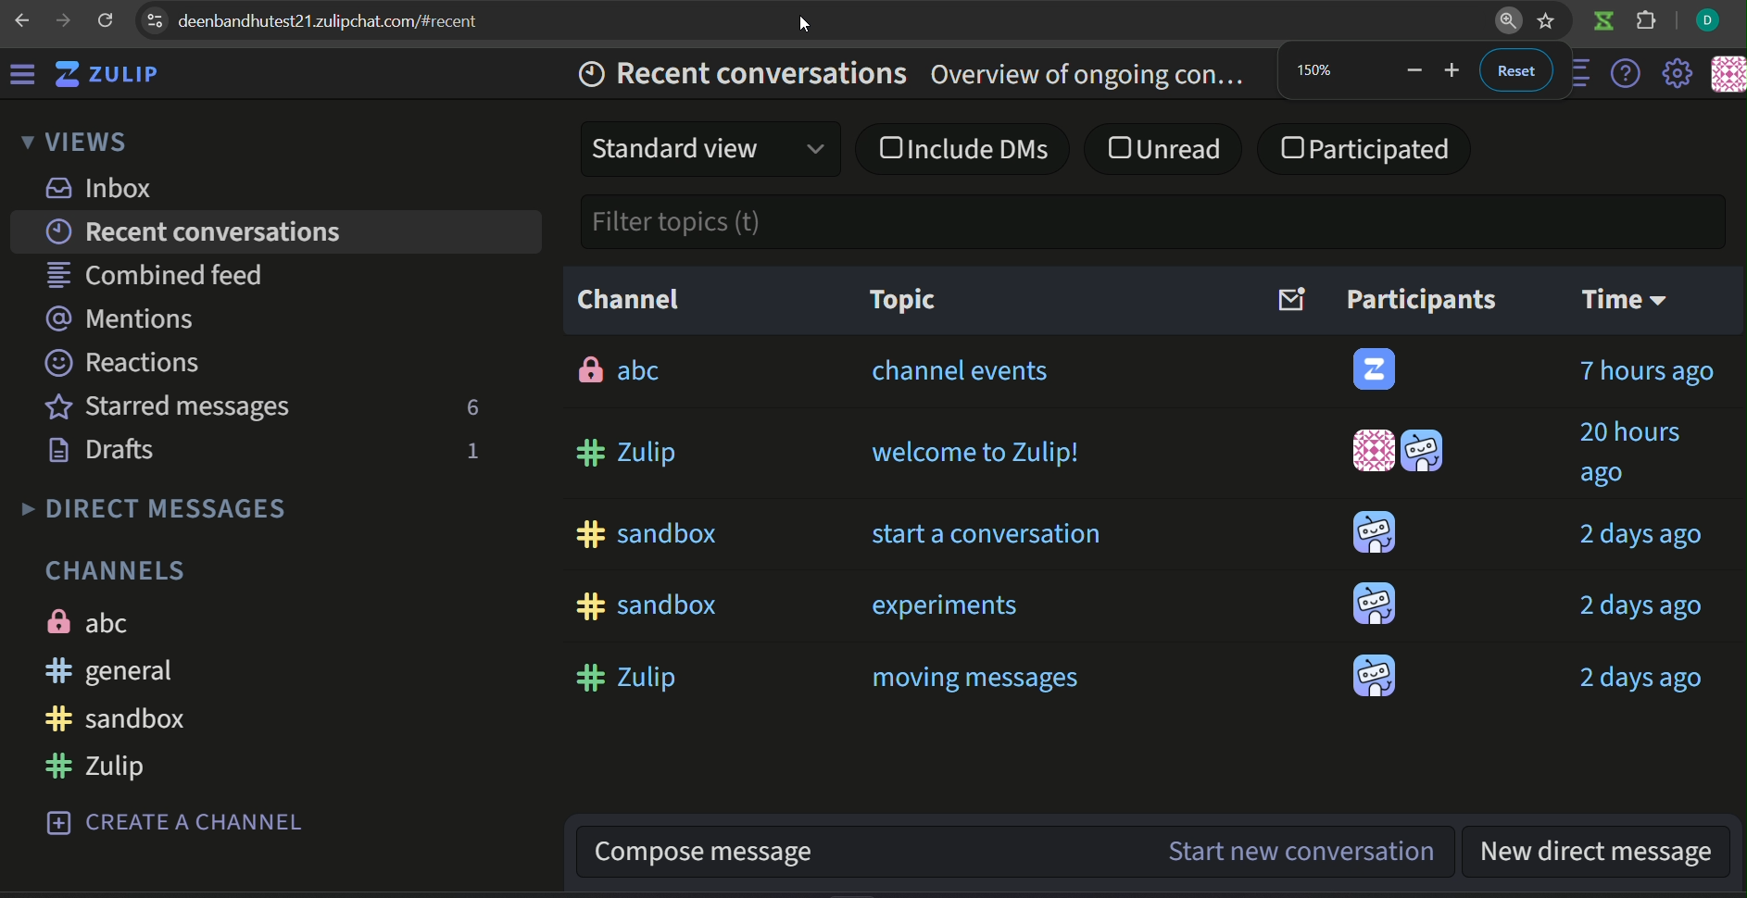  Describe the element at coordinates (106, 21) in the screenshot. I see `refresh` at that location.